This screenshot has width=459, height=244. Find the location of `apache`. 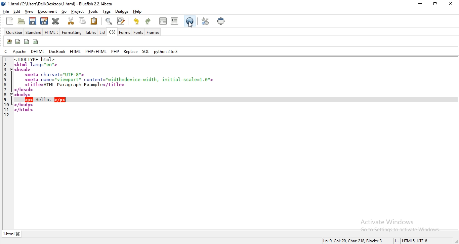

apache is located at coordinates (19, 51).